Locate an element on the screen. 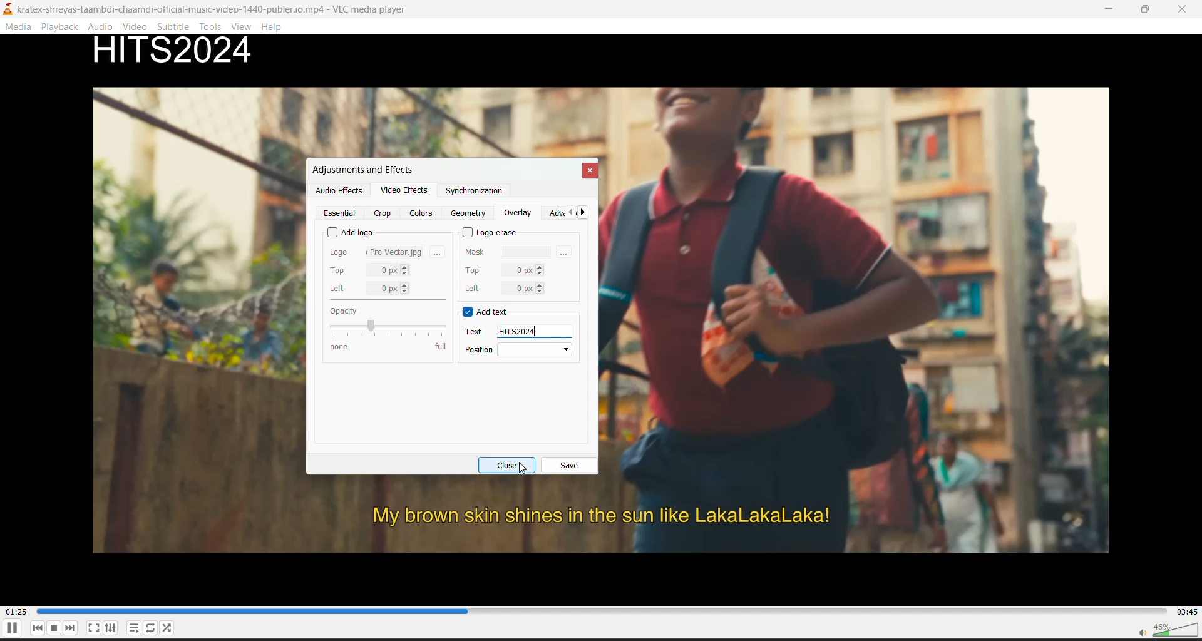 This screenshot has height=641, width=1202. synchronization is located at coordinates (473, 193).